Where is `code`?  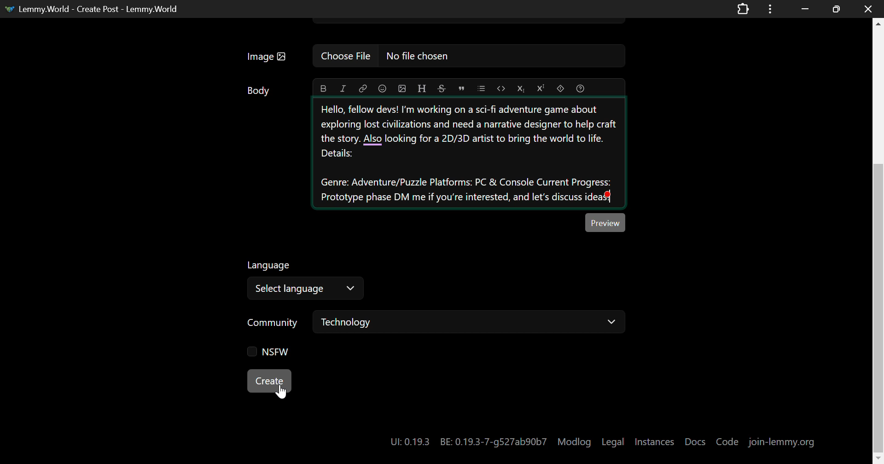 code is located at coordinates (502, 88).